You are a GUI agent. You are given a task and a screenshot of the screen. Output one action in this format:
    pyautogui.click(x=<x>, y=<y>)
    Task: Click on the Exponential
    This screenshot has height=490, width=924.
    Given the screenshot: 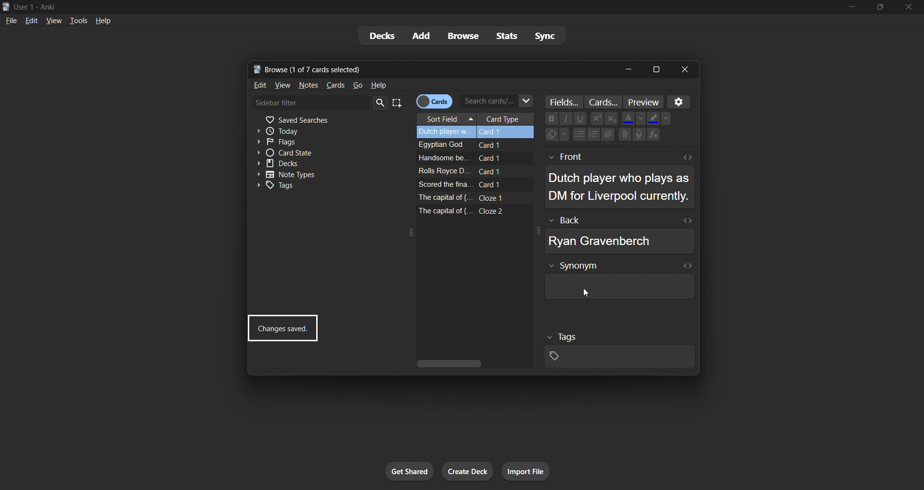 What is the action you would take?
    pyautogui.click(x=611, y=117)
    